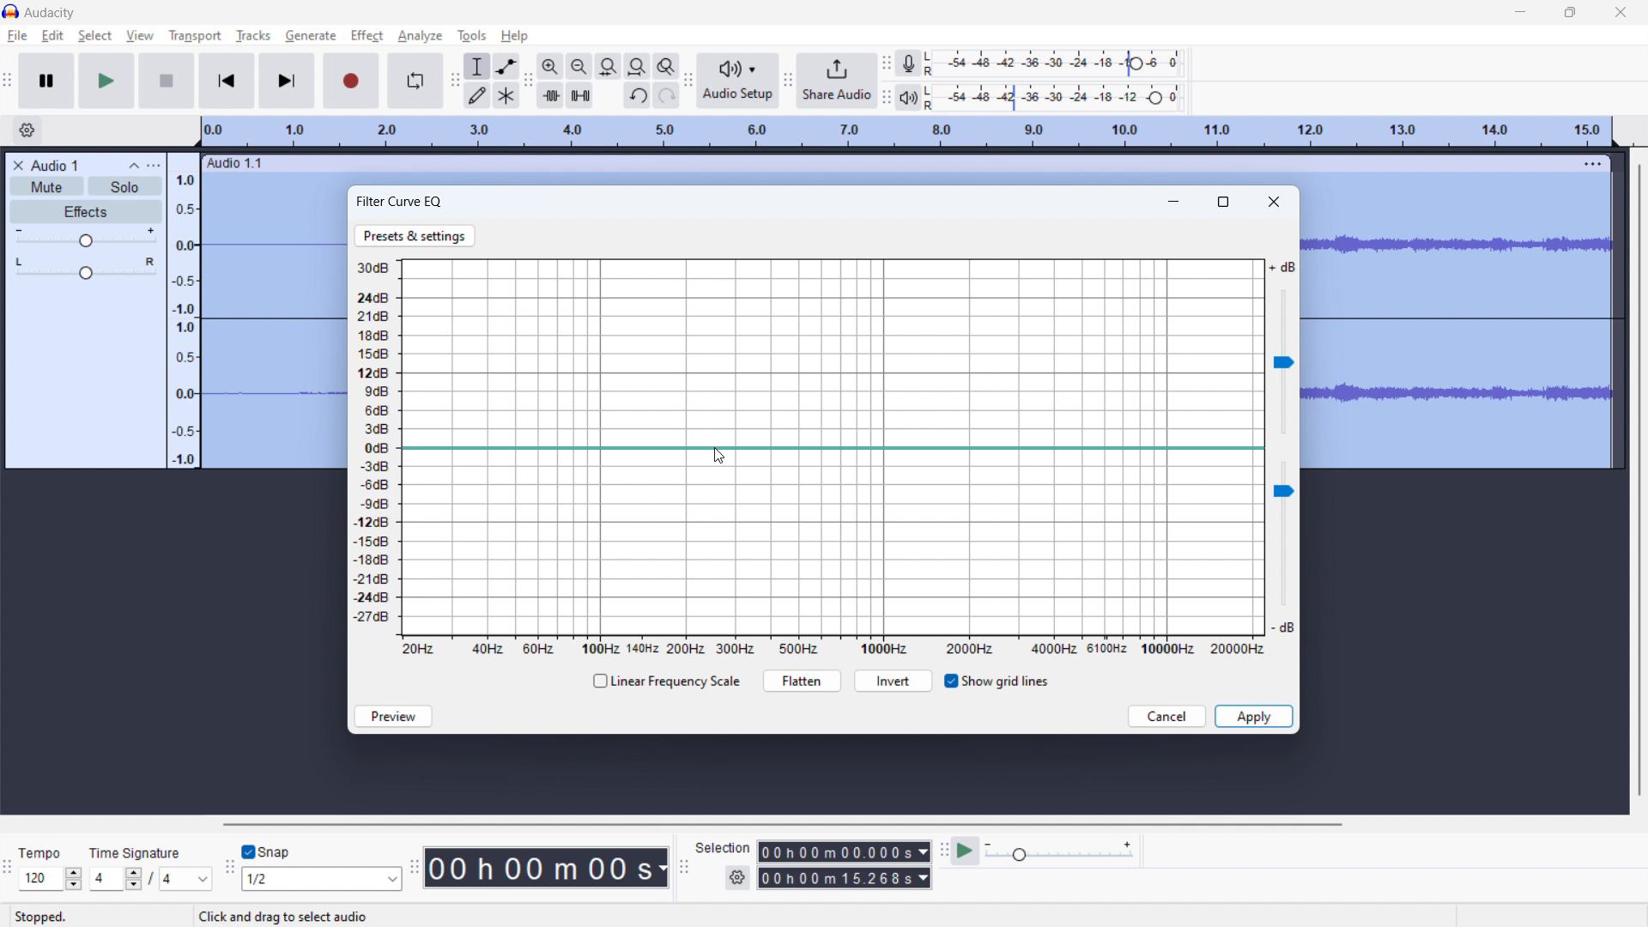 This screenshot has height=927, width=1648. I want to click on pause, so click(47, 81).